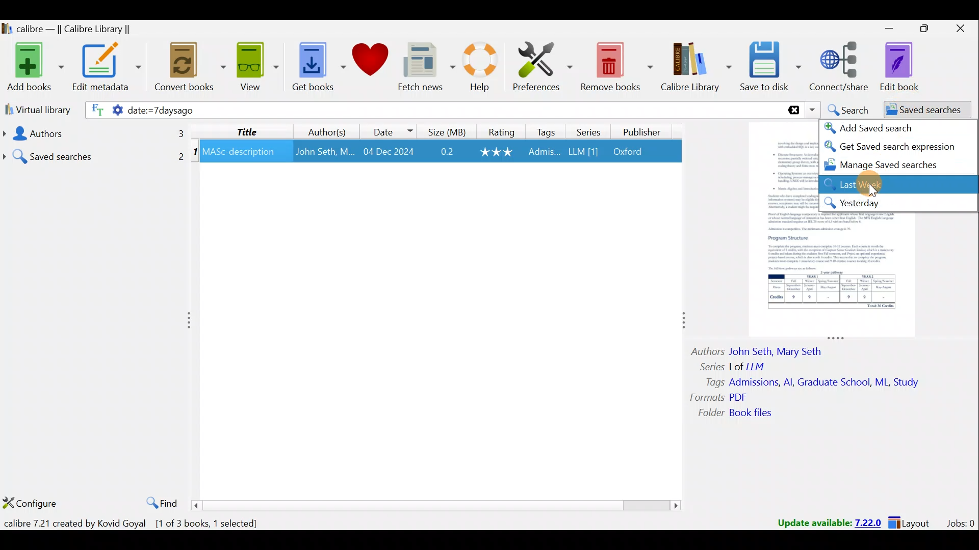  I want to click on Virtual library, so click(35, 109).